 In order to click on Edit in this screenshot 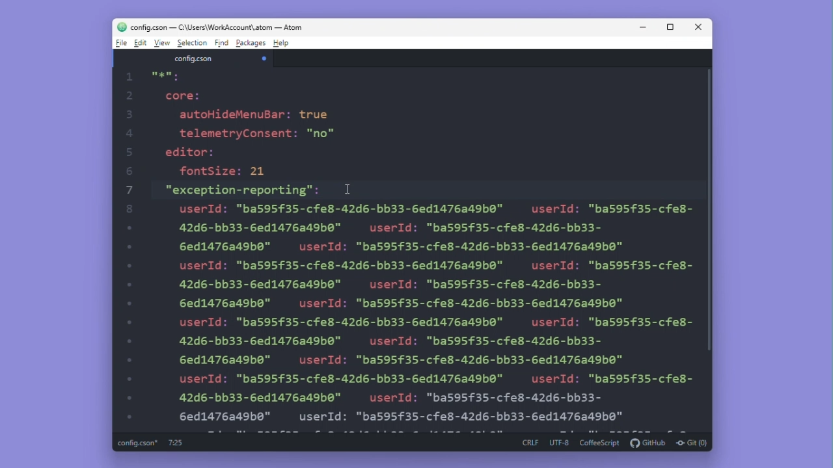, I will do `click(141, 44)`.